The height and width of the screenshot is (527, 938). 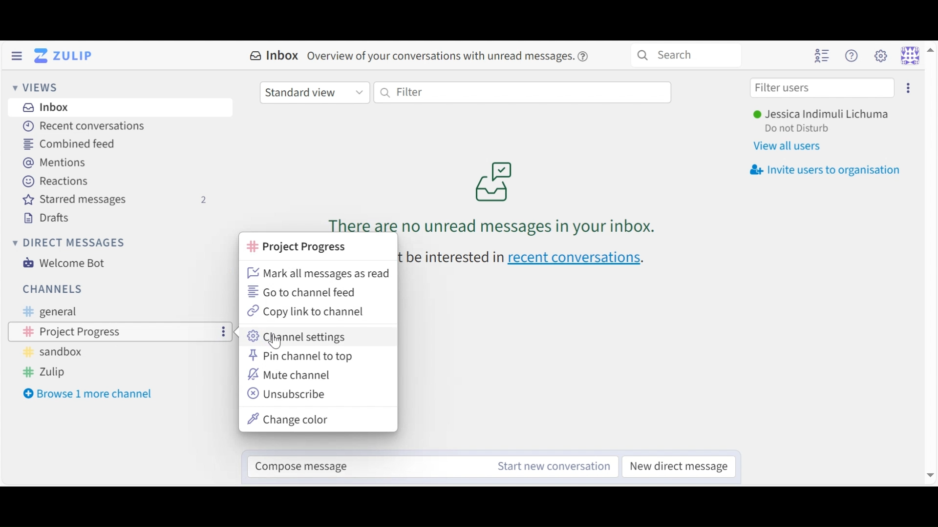 I want to click on Views, so click(x=37, y=88).